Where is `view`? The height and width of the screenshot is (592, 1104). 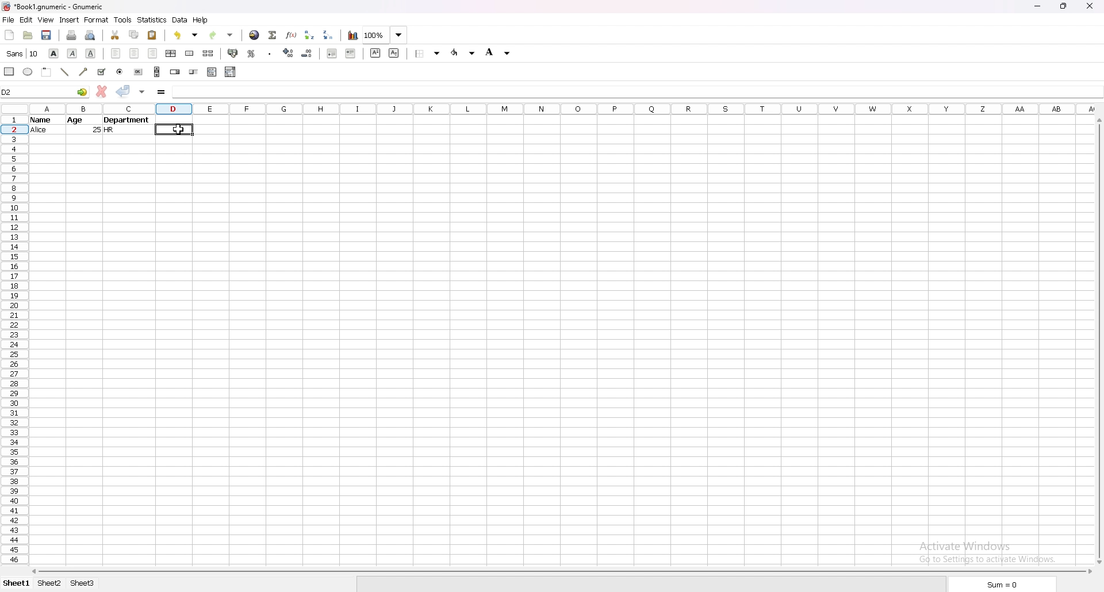 view is located at coordinates (46, 20).